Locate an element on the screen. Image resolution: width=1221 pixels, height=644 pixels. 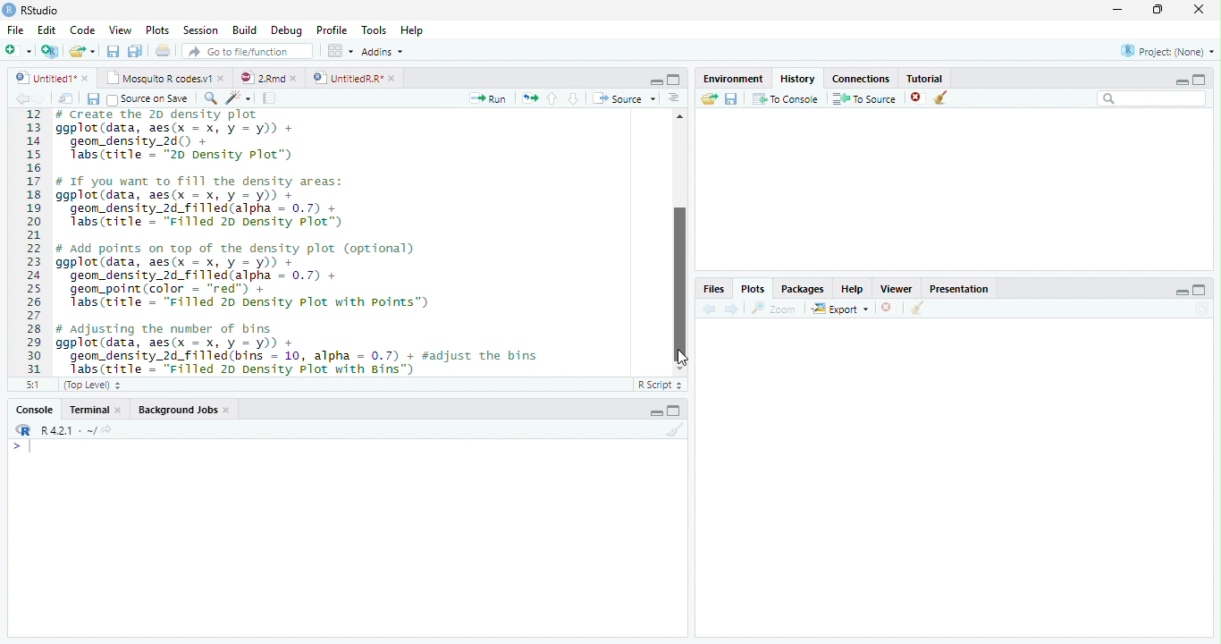
Terminal is located at coordinates (88, 410).